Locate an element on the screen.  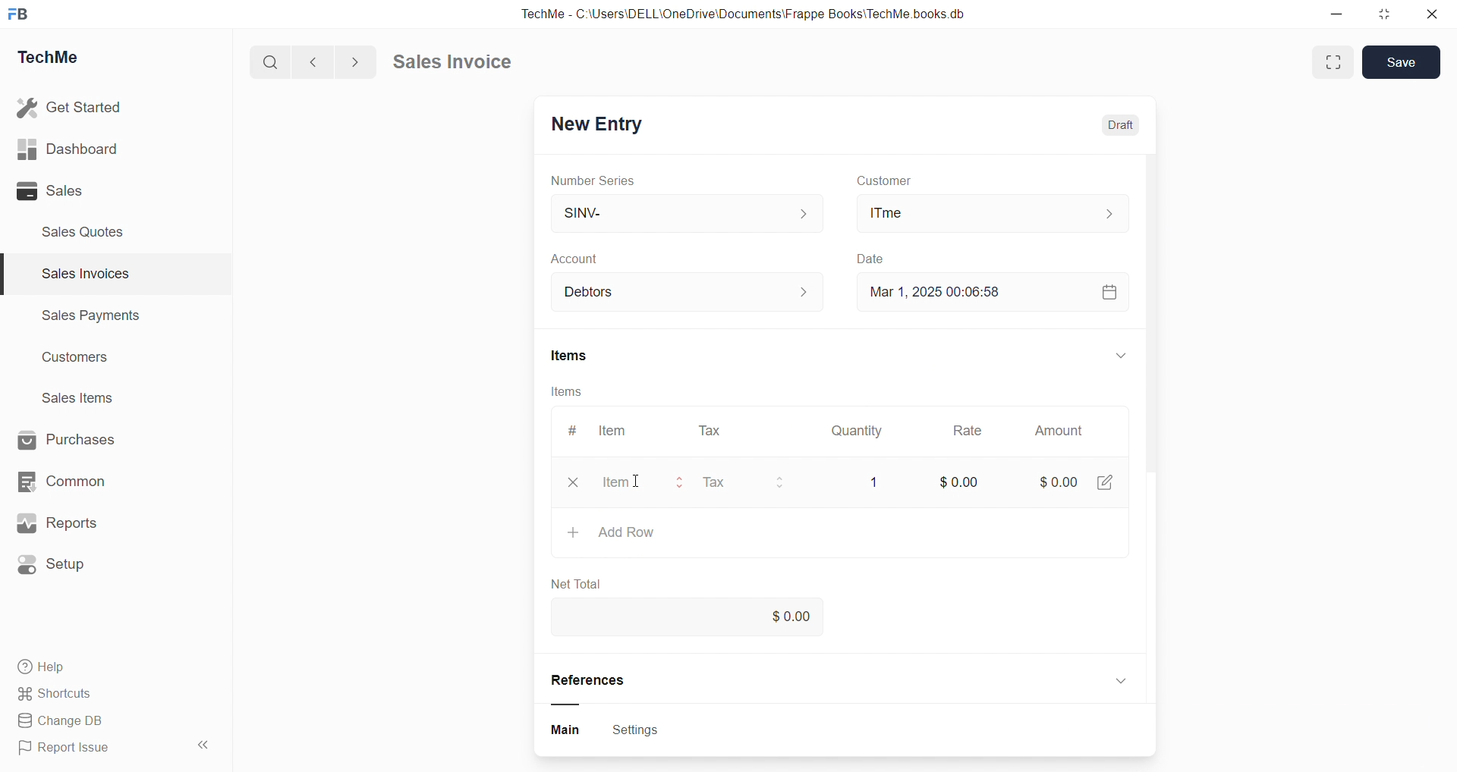
Account is located at coordinates (598, 293).